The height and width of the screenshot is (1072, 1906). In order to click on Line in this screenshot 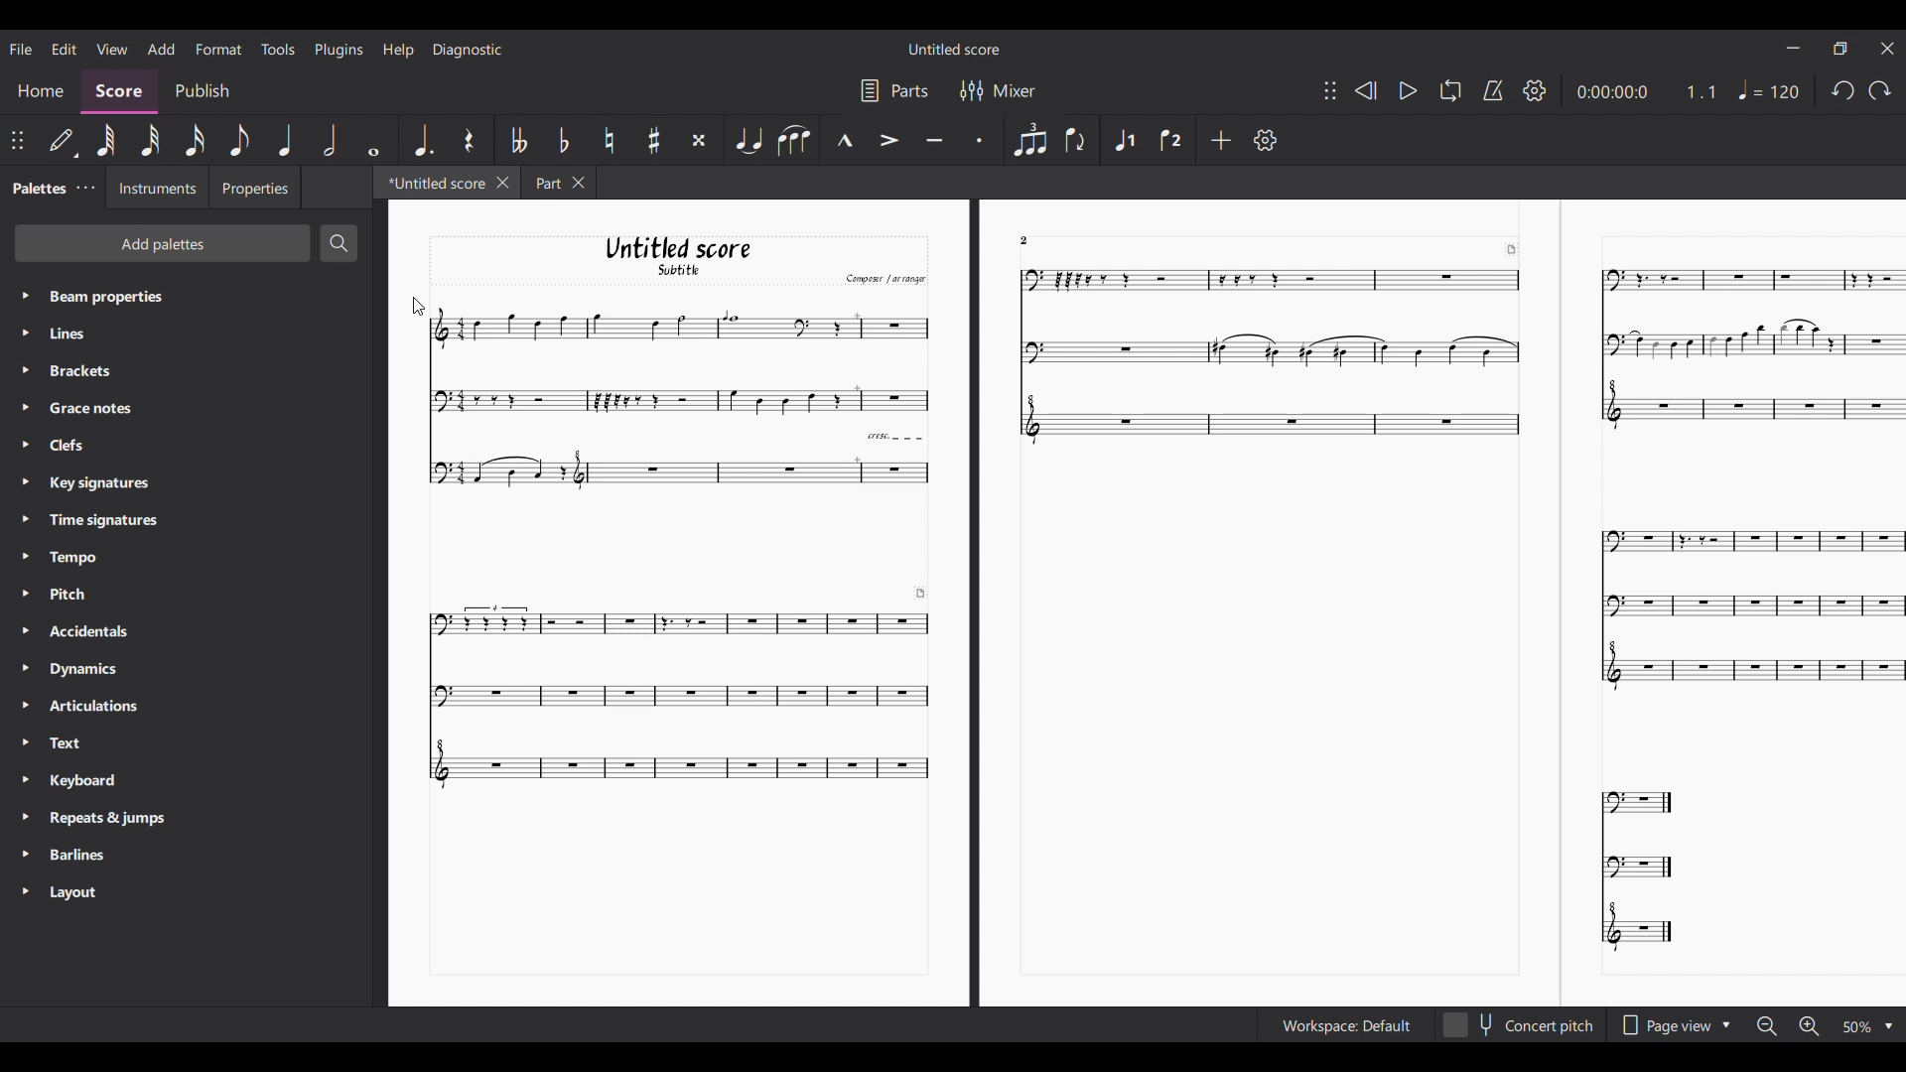, I will do `click(85, 334)`.